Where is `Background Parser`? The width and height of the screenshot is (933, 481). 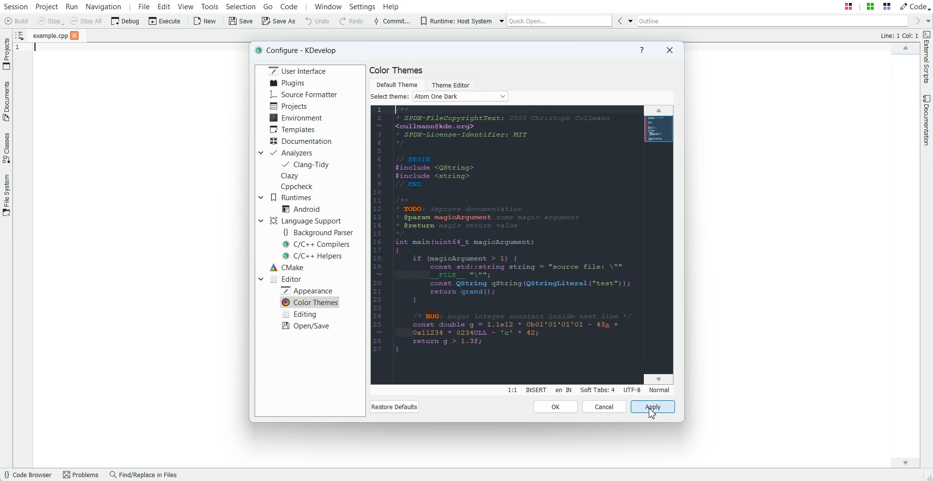
Background Parser is located at coordinates (320, 233).